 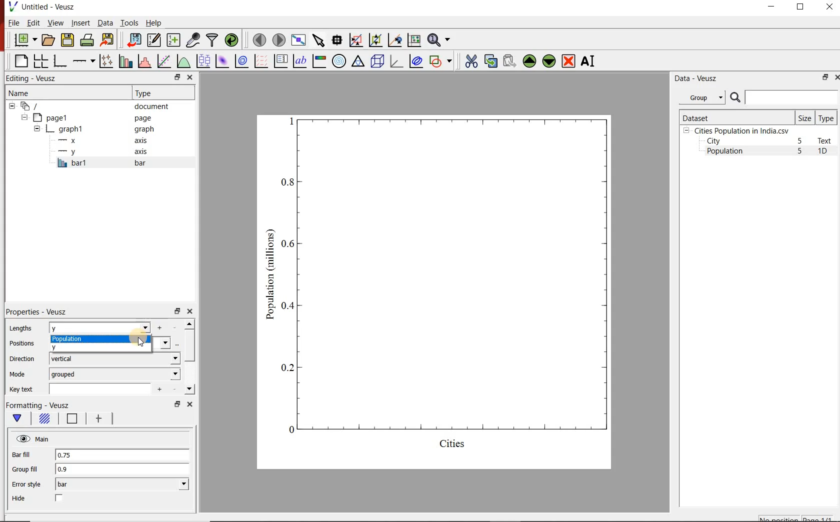 I want to click on Data, so click(x=105, y=23).